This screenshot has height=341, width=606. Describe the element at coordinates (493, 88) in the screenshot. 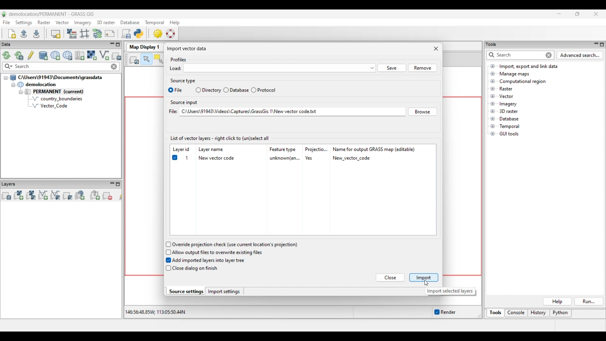

I see `Click to open files under Raster` at that location.